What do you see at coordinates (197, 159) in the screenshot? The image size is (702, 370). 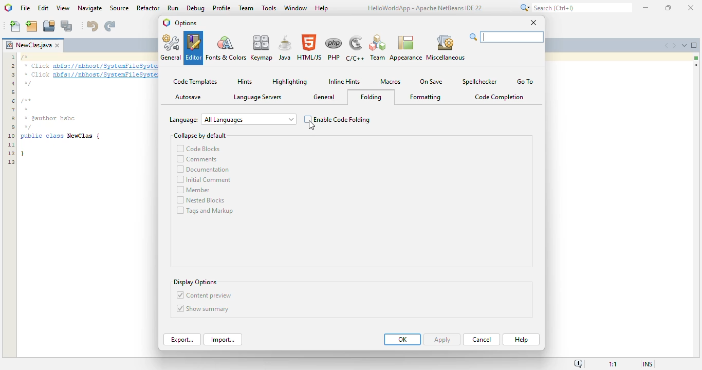 I see `comments` at bounding box center [197, 159].